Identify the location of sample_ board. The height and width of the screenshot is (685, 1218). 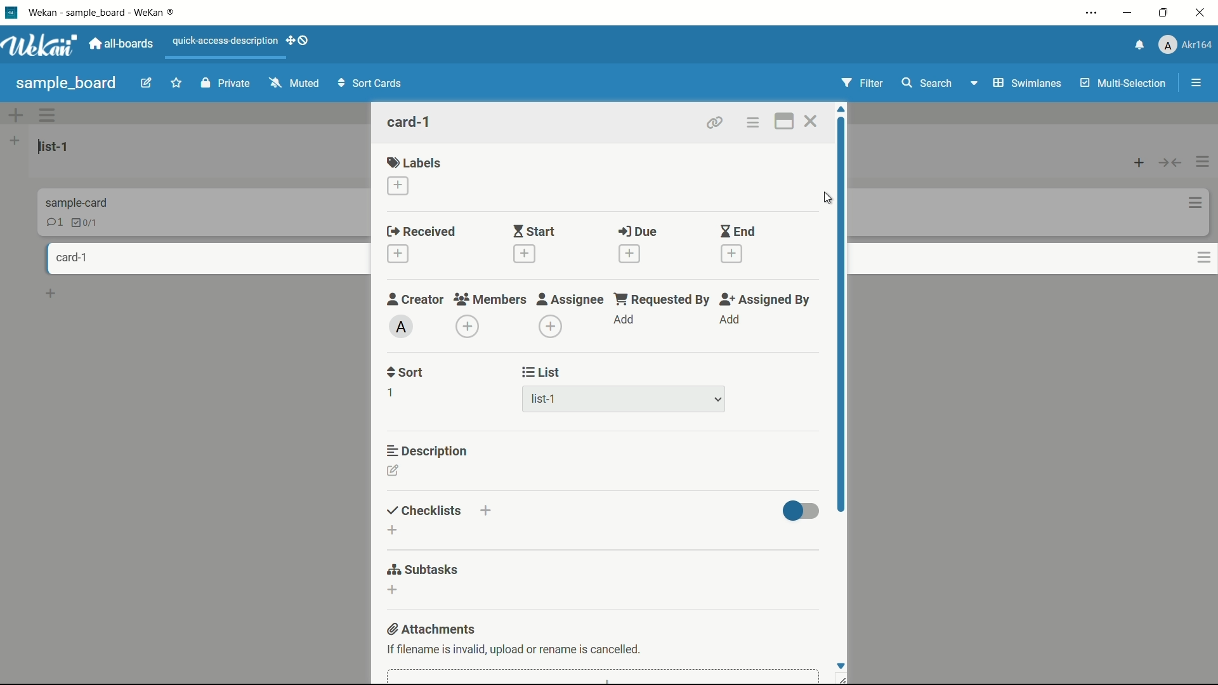
(67, 82).